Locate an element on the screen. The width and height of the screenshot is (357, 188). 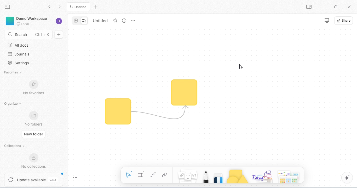
no collections is located at coordinates (36, 161).